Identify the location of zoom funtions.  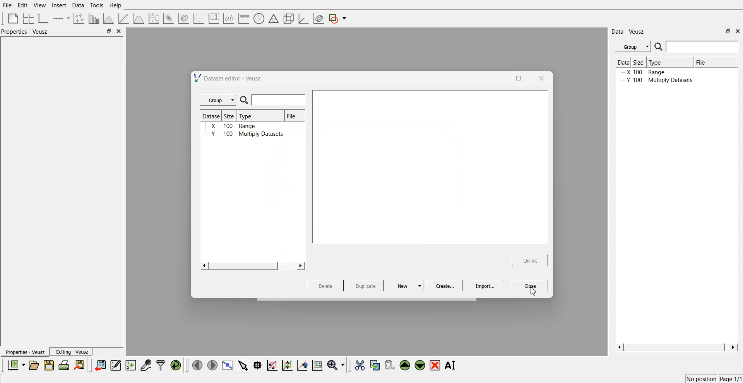
(336, 366).